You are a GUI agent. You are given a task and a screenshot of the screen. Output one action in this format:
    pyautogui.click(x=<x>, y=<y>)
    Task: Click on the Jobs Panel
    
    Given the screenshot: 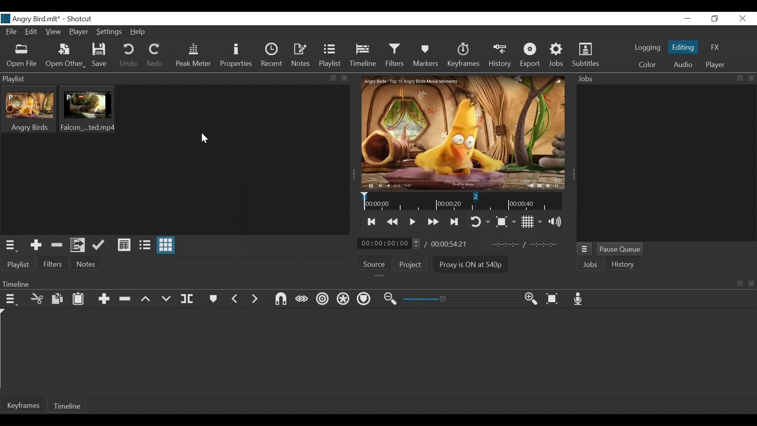 What is the action you would take?
    pyautogui.click(x=664, y=79)
    